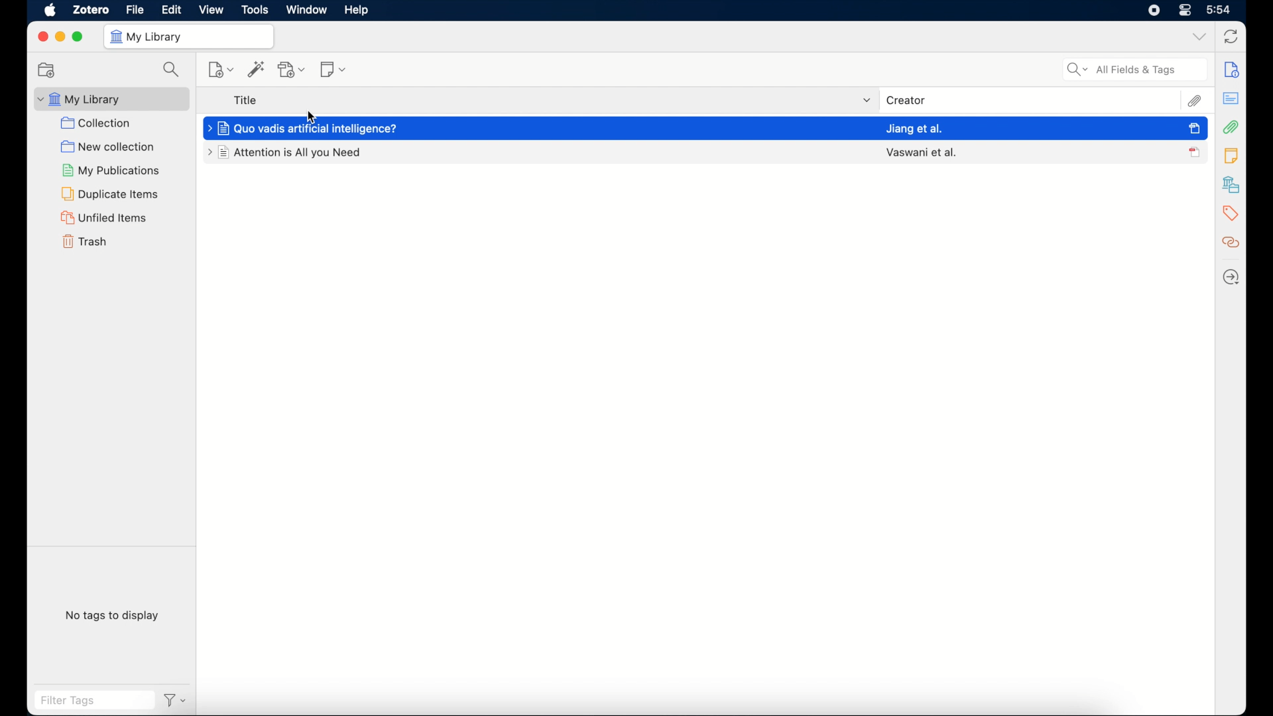 The image size is (1273, 716). Describe the element at coordinates (1218, 10) in the screenshot. I see `time` at that location.